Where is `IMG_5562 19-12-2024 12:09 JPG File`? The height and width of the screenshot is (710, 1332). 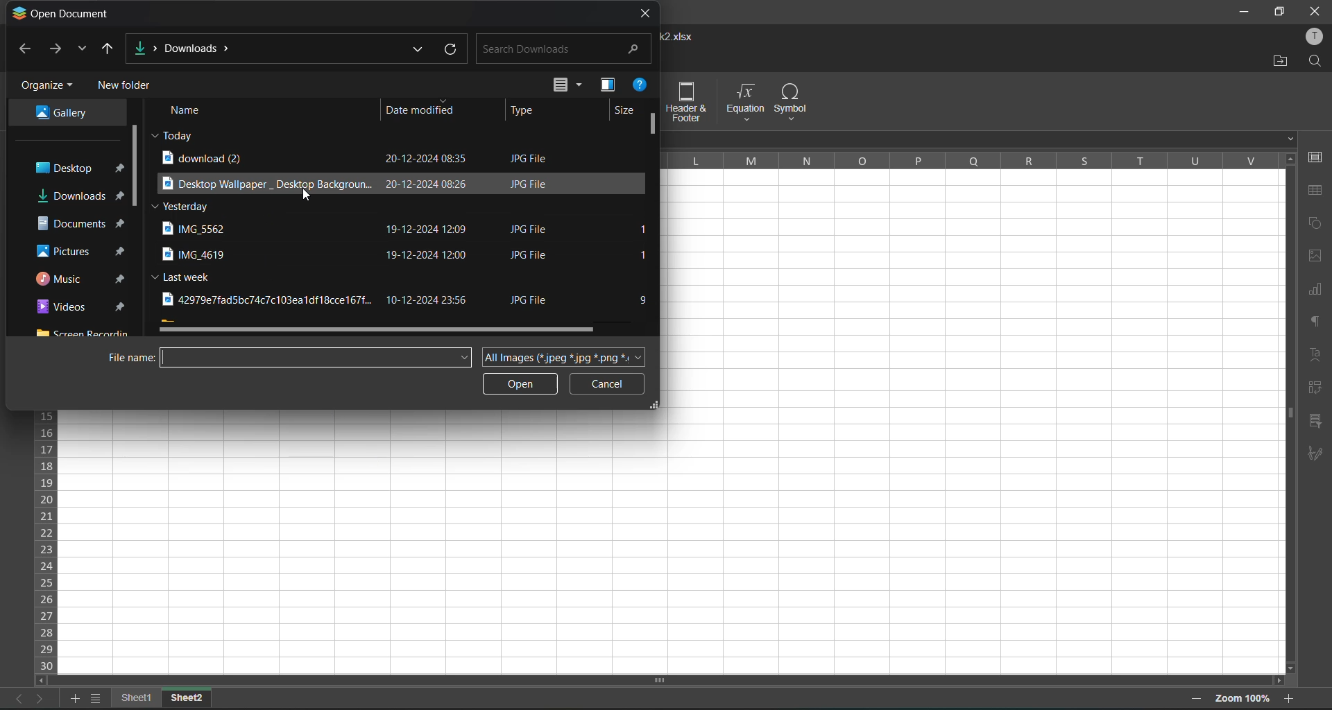
IMG_5562 19-12-2024 12:09 JPG File is located at coordinates (370, 230).